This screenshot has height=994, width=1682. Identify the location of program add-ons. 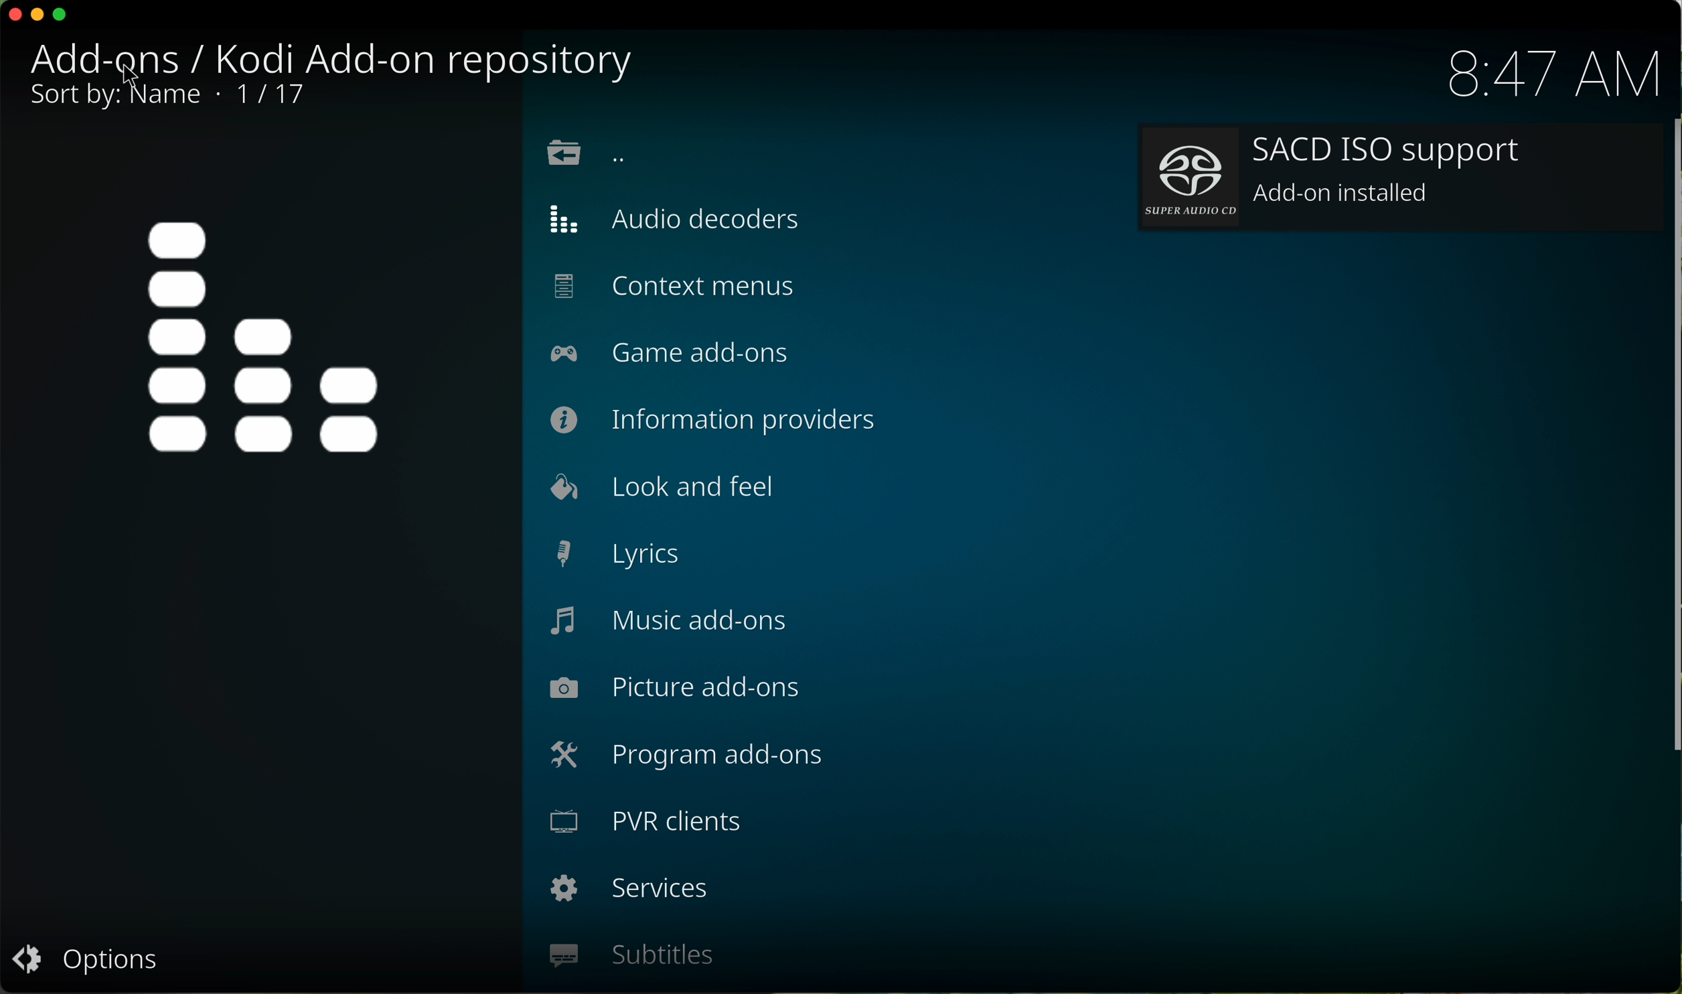
(685, 758).